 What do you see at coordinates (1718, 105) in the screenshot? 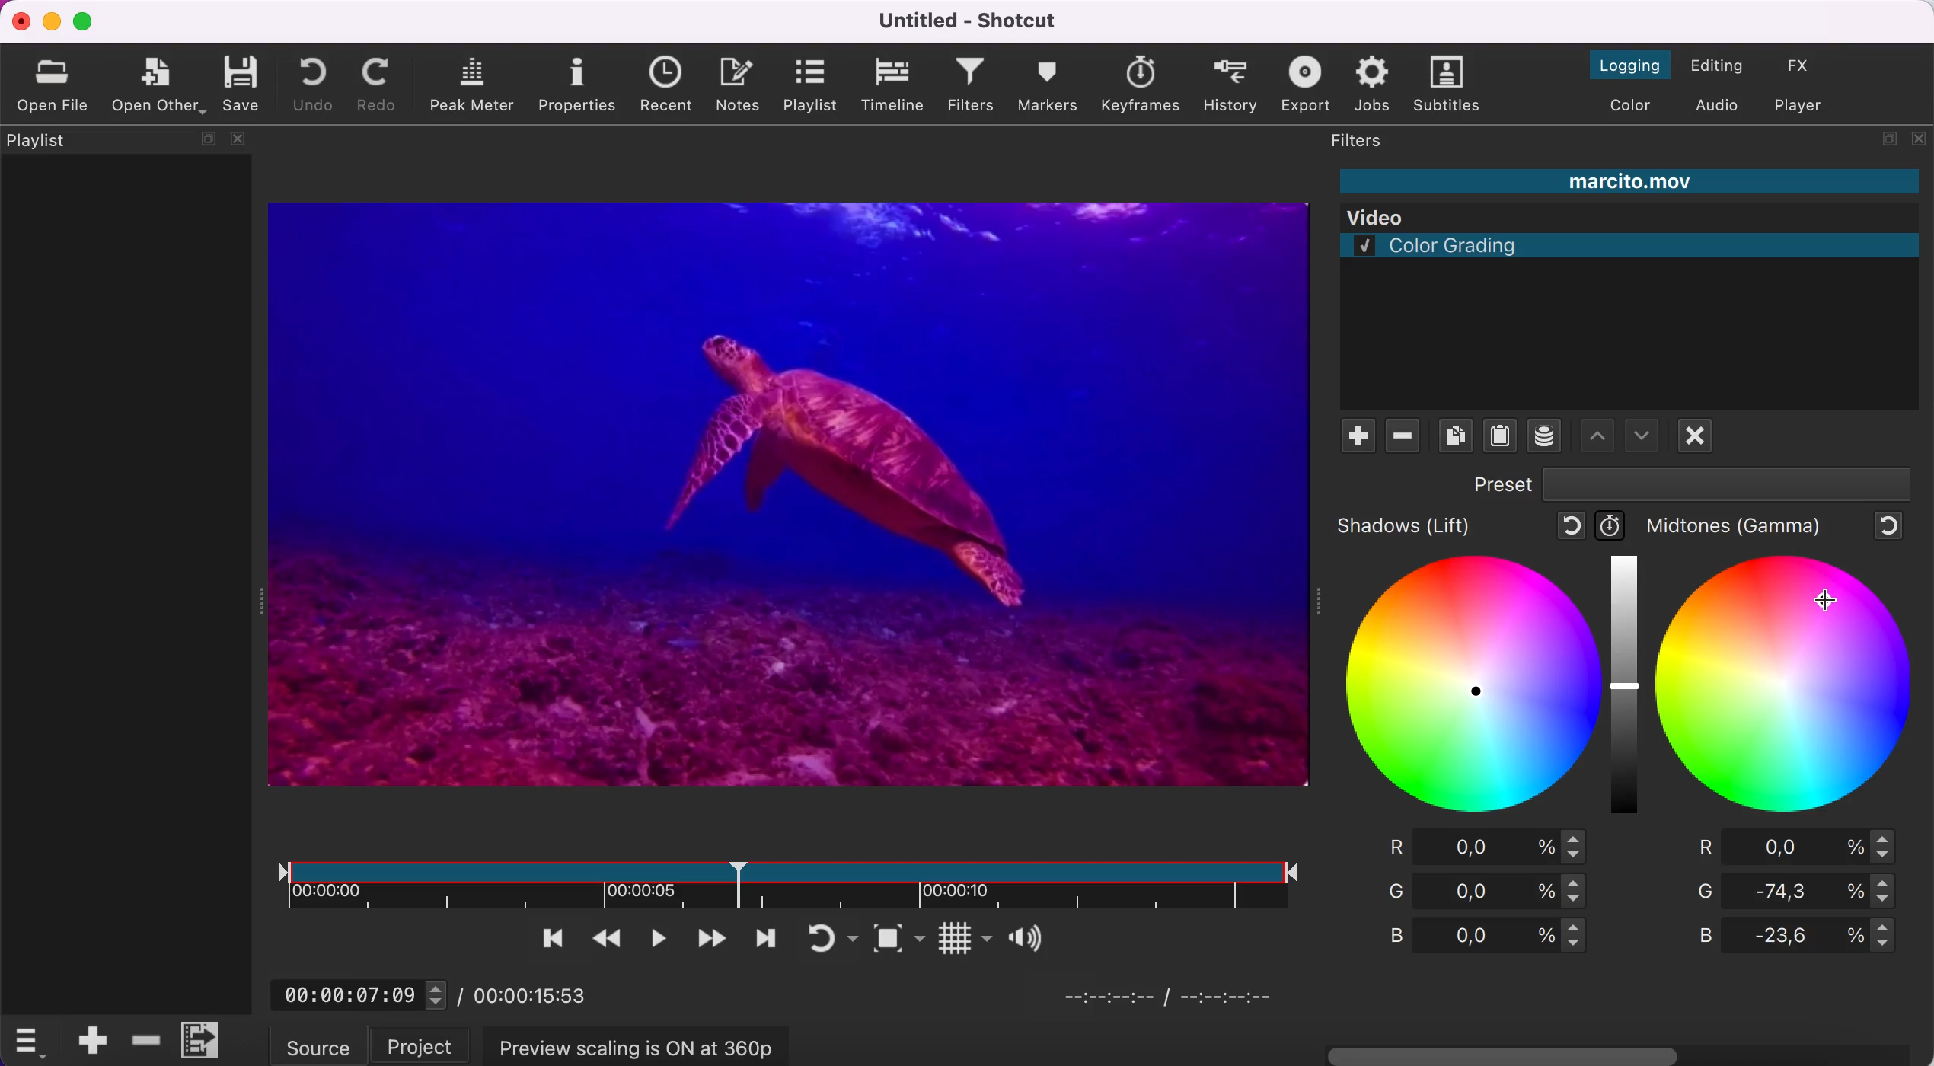
I see `switch to the audio layout` at bounding box center [1718, 105].